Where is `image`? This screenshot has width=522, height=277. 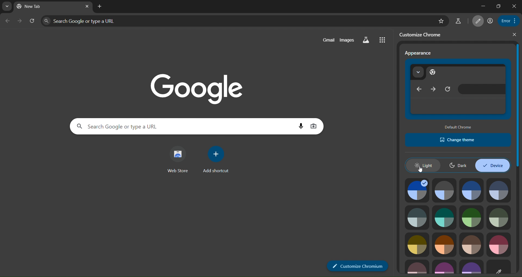
image is located at coordinates (499, 190).